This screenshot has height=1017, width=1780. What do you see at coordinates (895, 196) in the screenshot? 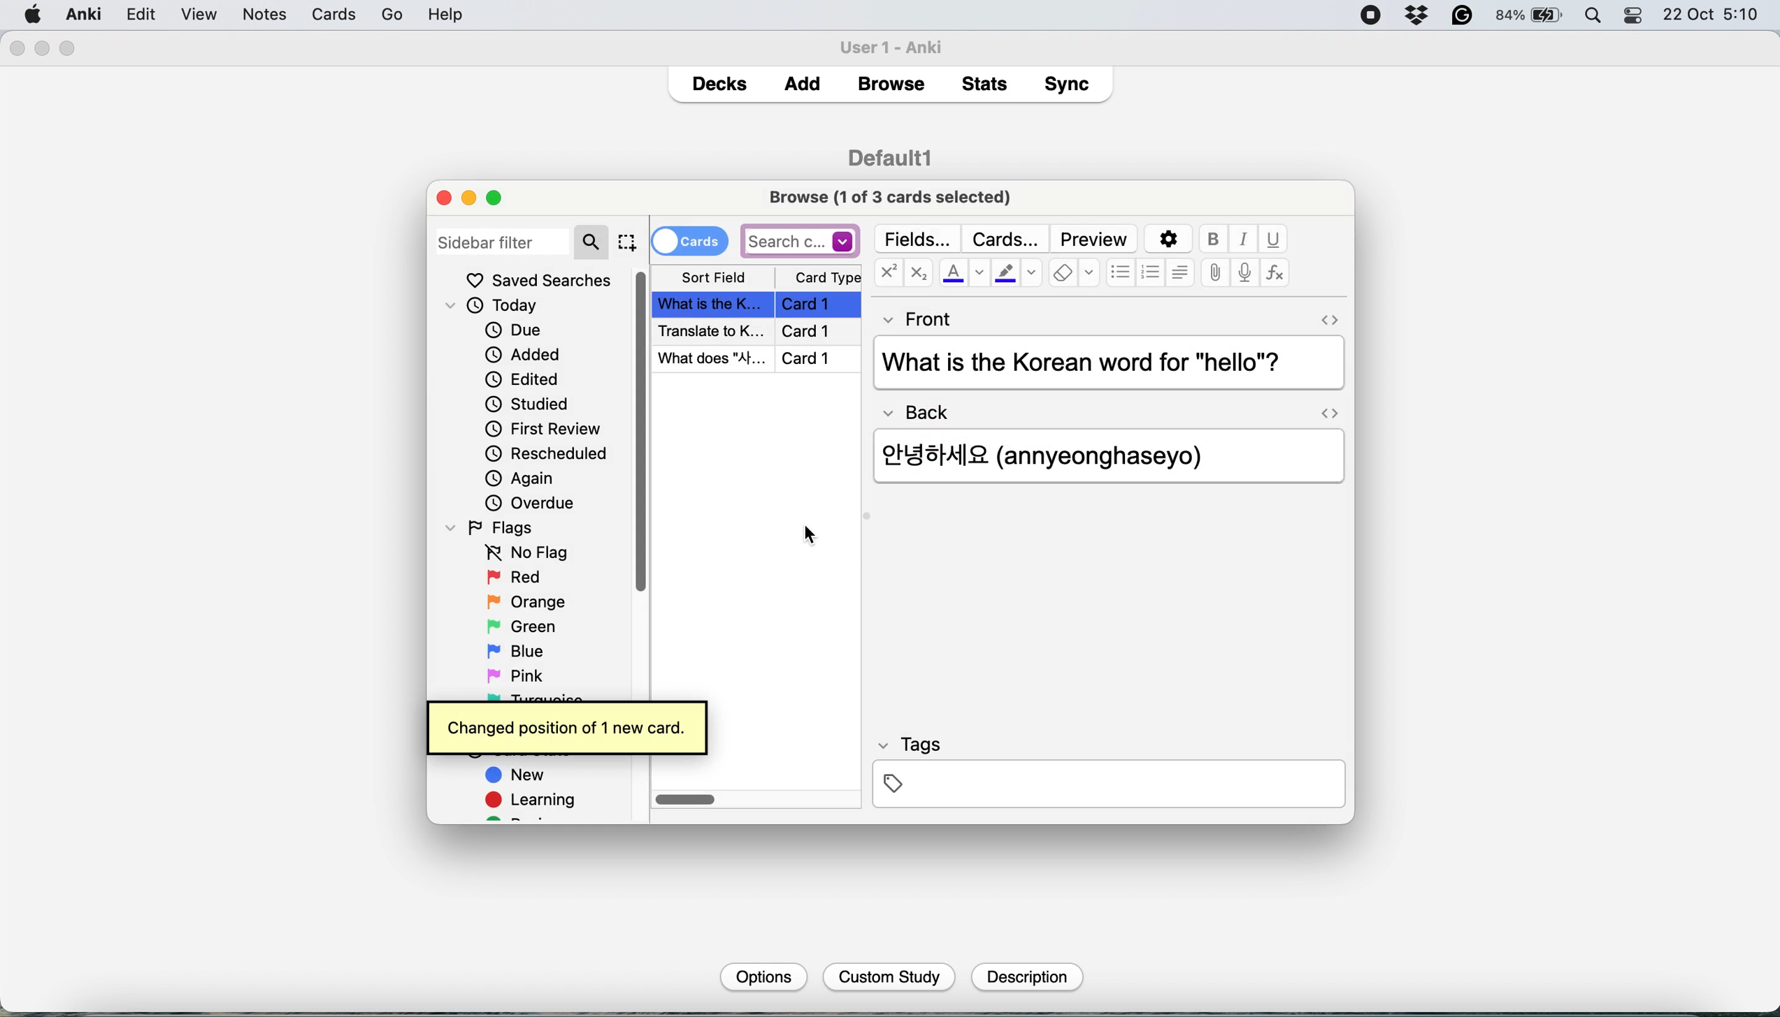
I see `Browse (1 of 3 cards selected)` at bounding box center [895, 196].